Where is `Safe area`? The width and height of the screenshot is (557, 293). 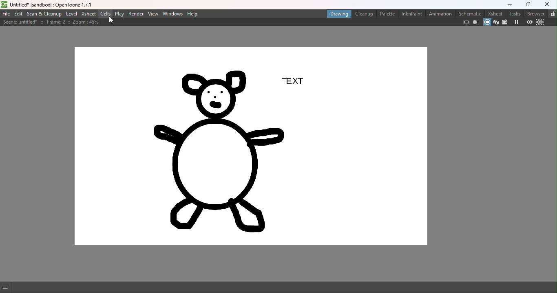
Safe area is located at coordinates (465, 23).